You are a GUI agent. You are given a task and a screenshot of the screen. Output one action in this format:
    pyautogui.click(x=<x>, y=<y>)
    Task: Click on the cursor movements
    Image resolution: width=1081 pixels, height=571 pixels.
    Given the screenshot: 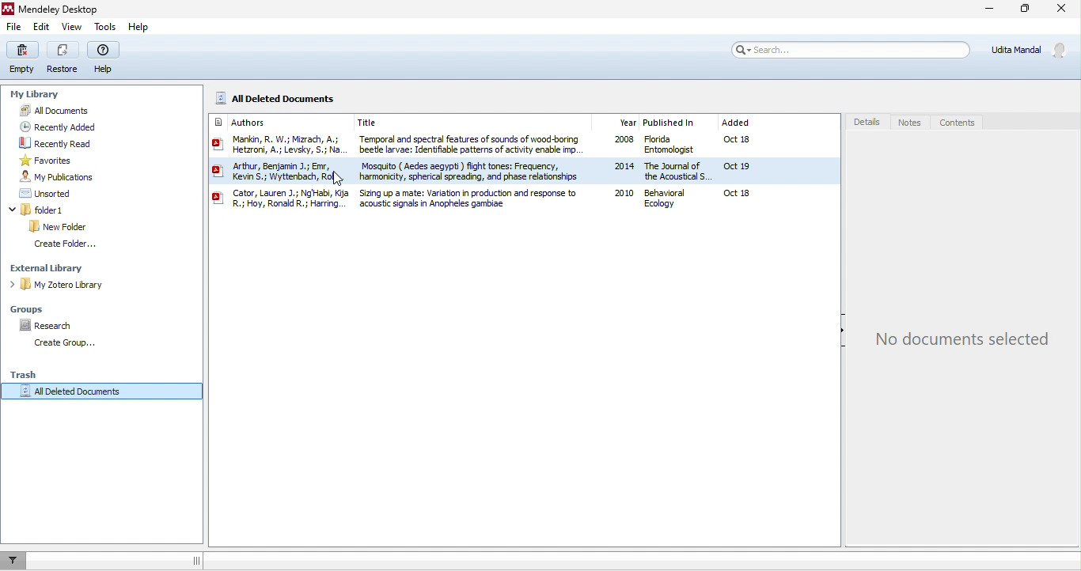 What is the action you would take?
    pyautogui.click(x=347, y=180)
    